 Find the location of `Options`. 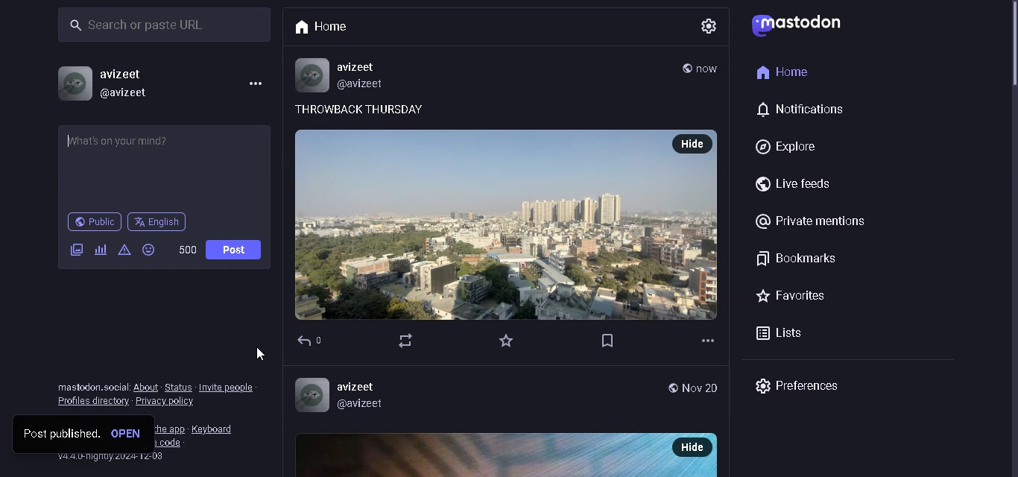

Options is located at coordinates (707, 341).